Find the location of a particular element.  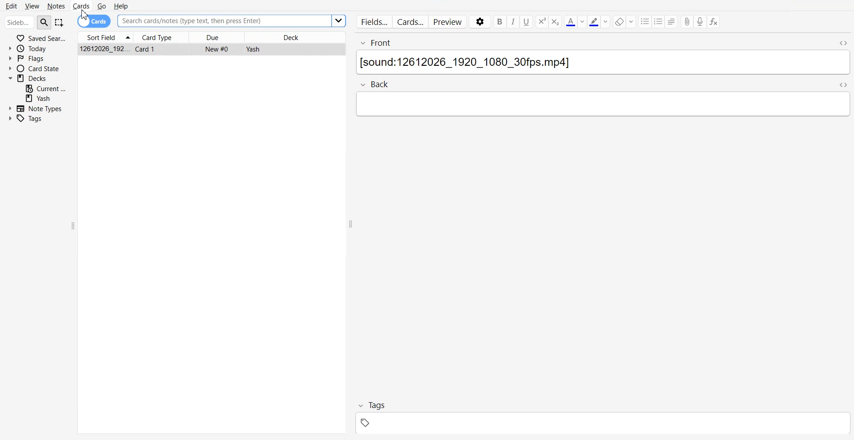

New #0 is located at coordinates (218, 49).